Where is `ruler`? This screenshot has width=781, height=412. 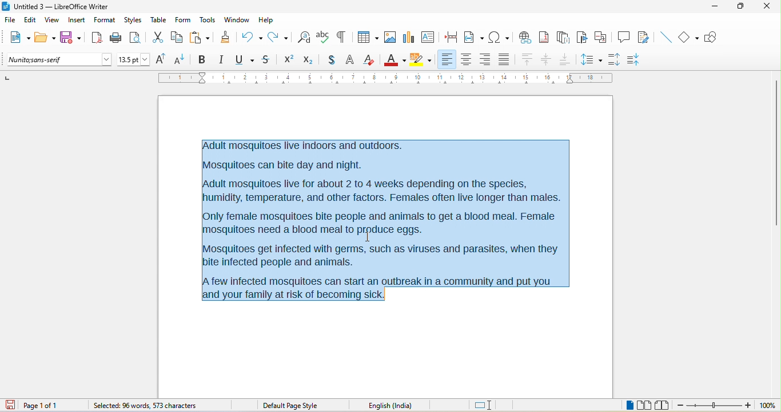 ruler is located at coordinates (385, 78).